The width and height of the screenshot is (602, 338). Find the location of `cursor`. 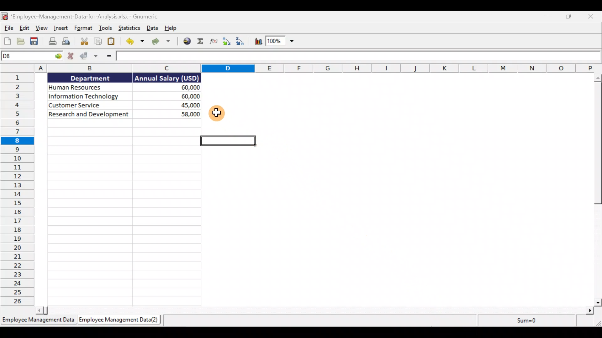

cursor is located at coordinates (217, 113).